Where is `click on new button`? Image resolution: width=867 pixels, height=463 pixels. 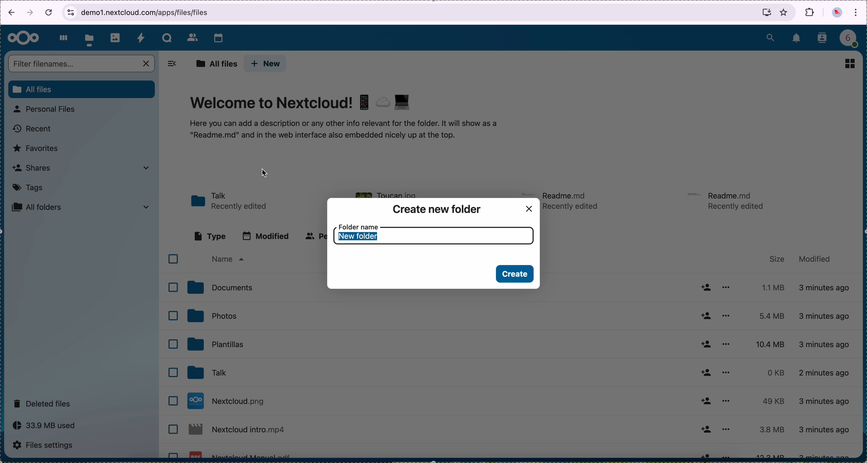
click on new button is located at coordinates (266, 64).